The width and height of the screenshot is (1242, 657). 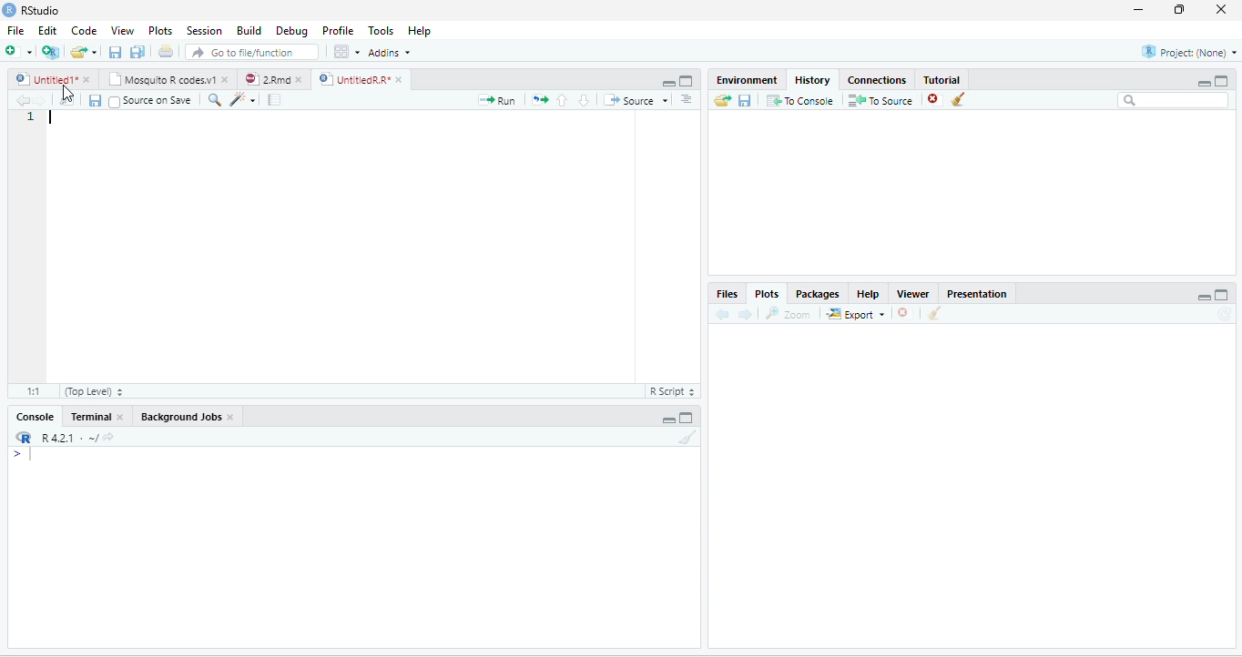 I want to click on R, so click(x=23, y=437).